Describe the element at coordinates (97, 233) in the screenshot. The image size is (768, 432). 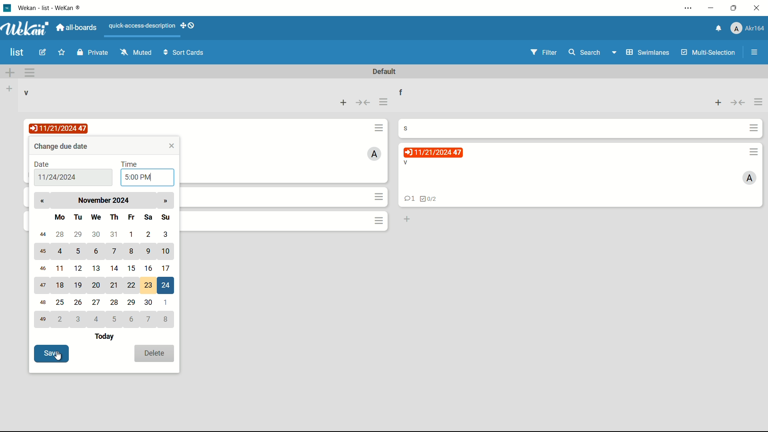
I see `30` at that location.